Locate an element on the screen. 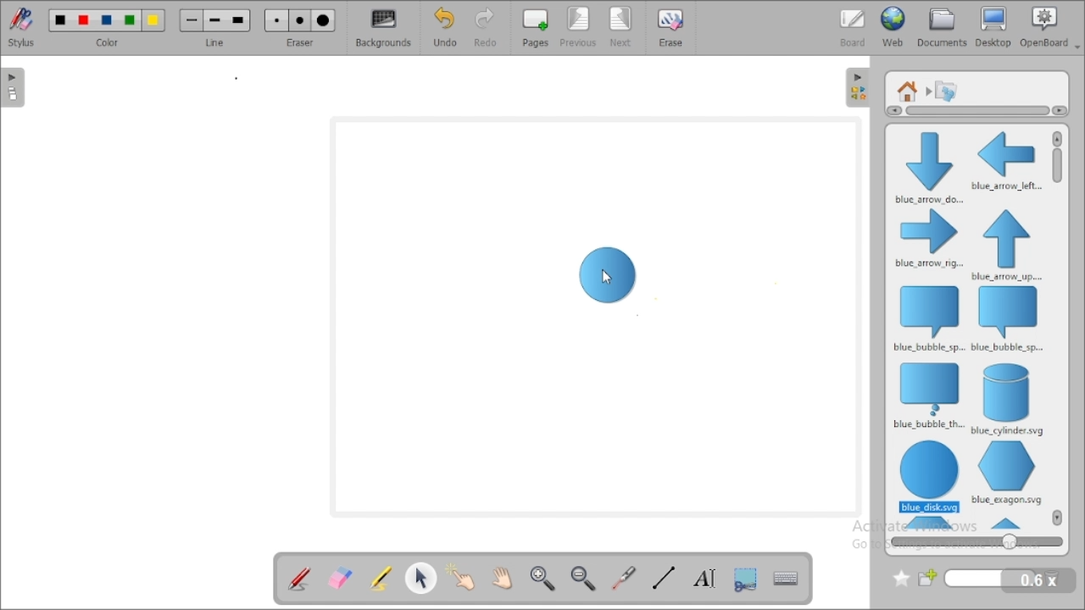 The height and width of the screenshot is (610, 1085). root is located at coordinates (908, 91).